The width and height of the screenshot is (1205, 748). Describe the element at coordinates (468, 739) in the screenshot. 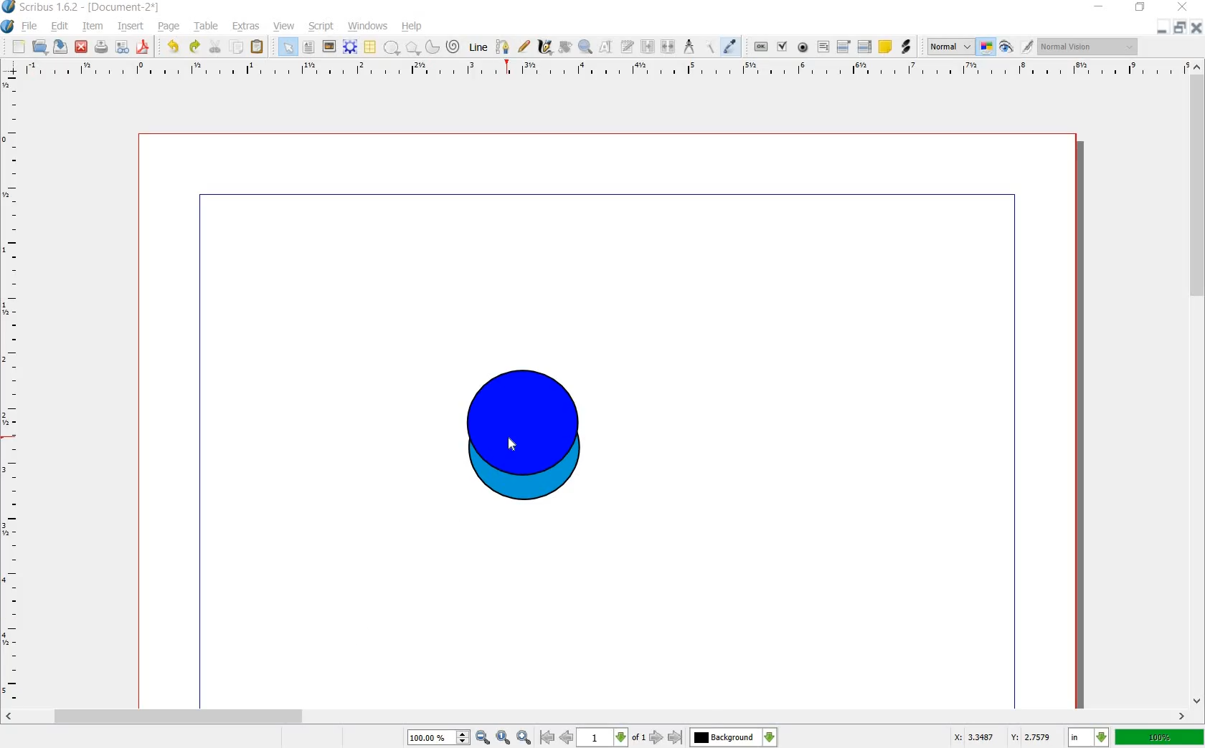

I see `zoom out ,to or in` at that location.